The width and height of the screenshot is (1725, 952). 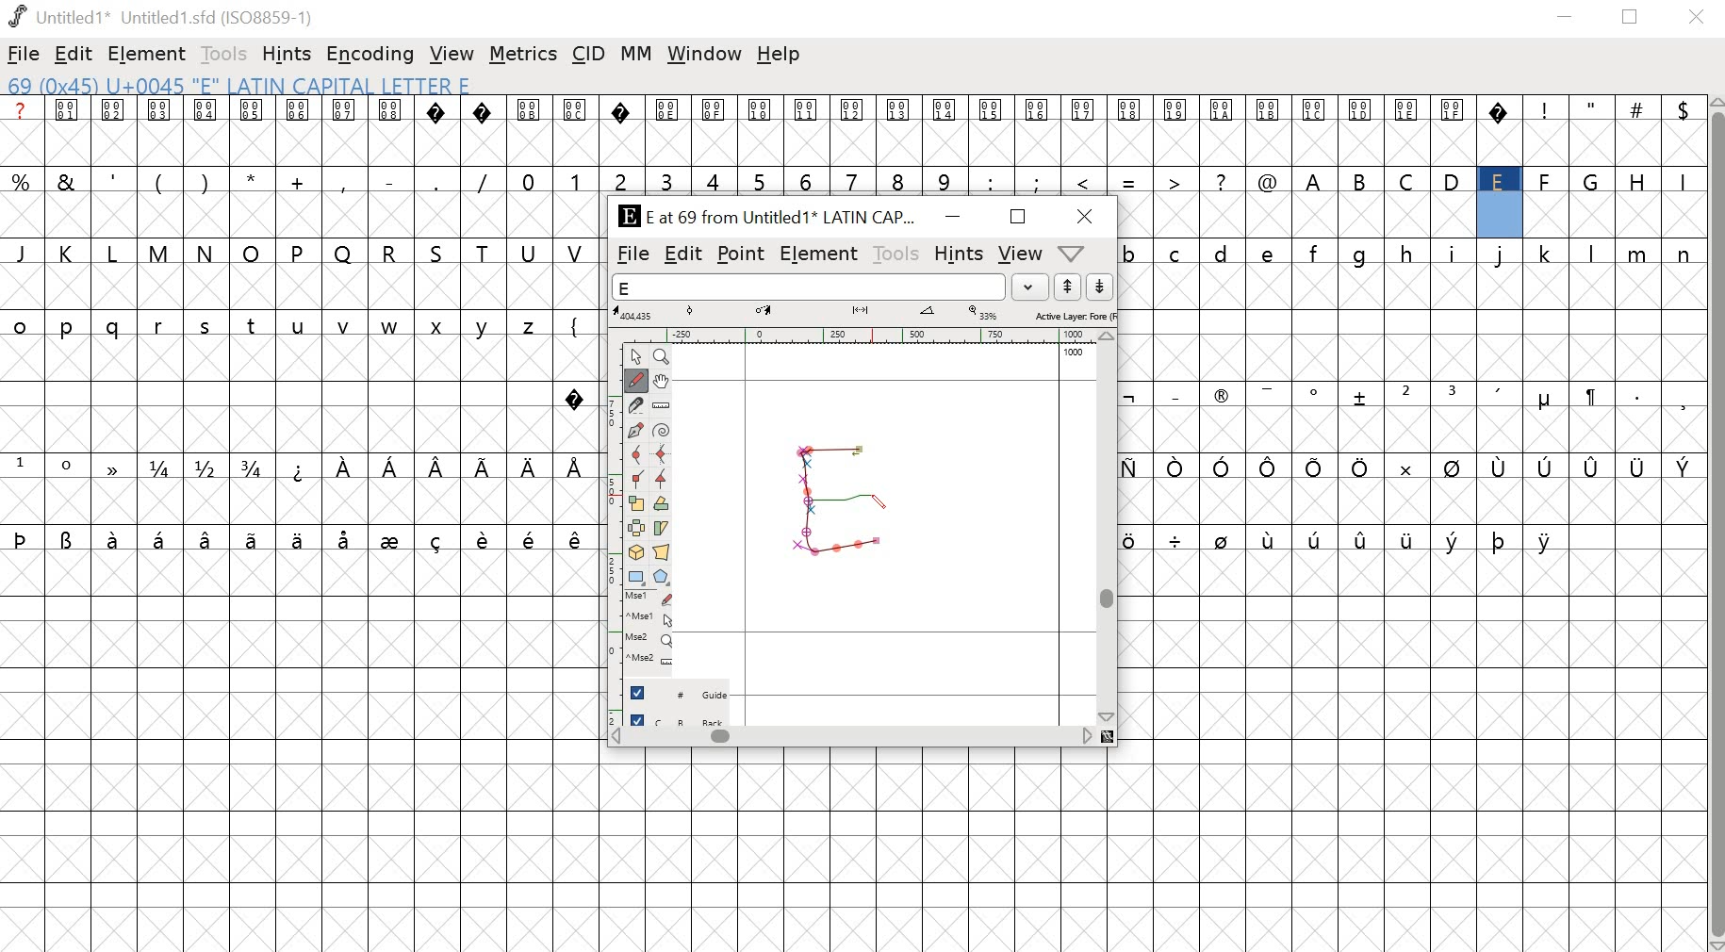 What do you see at coordinates (1697, 18) in the screenshot?
I see `close` at bounding box center [1697, 18].